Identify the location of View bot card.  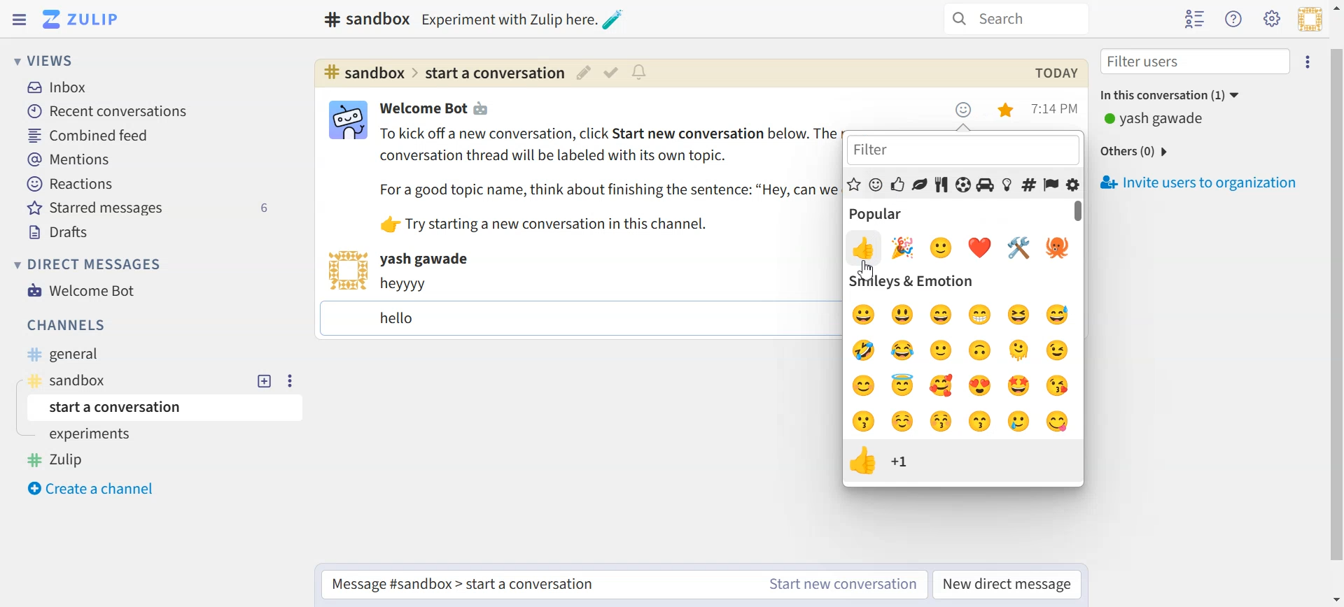
(346, 120).